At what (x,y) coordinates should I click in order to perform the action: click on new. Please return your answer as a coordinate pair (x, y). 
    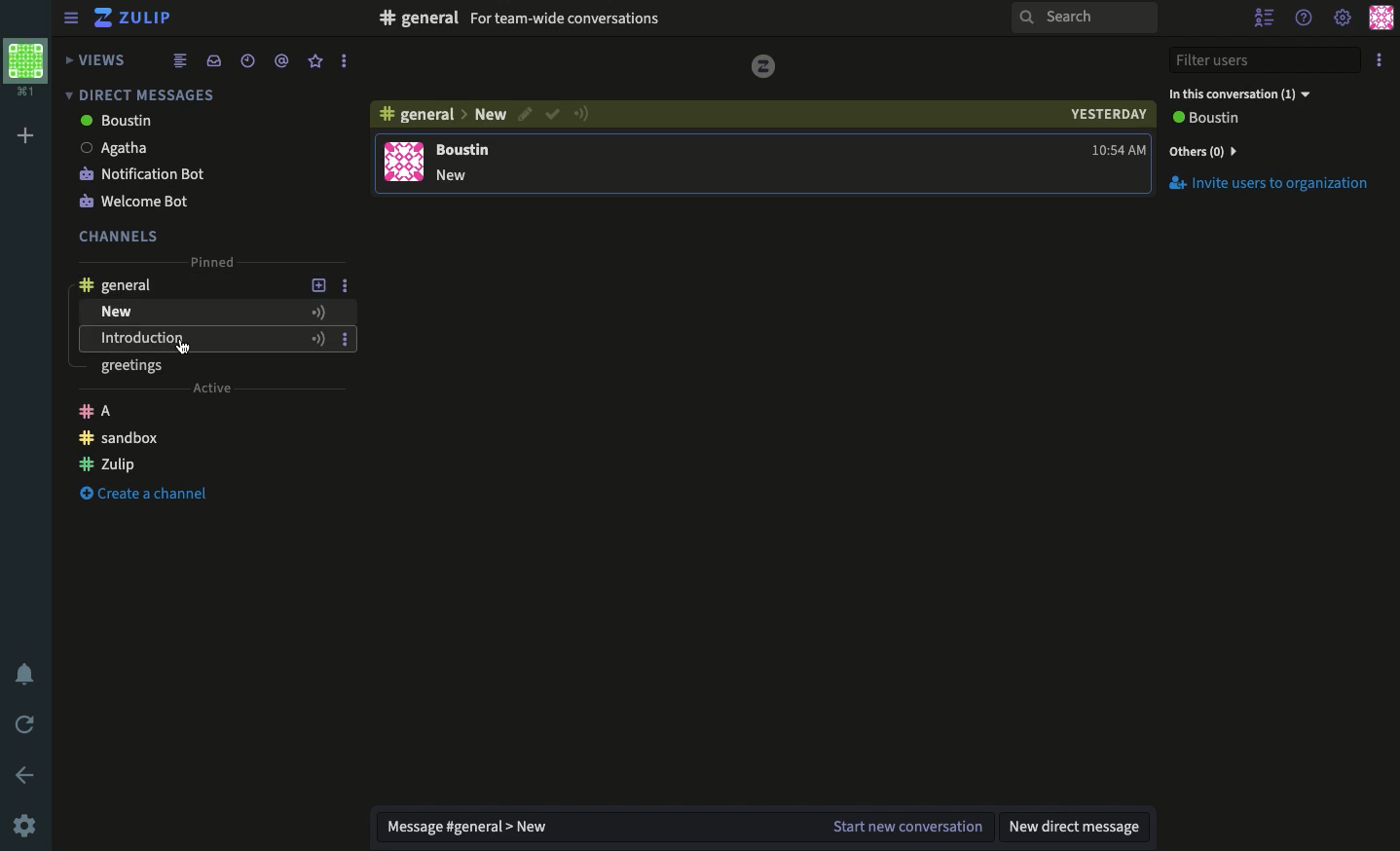
    Looking at the image, I should click on (453, 175).